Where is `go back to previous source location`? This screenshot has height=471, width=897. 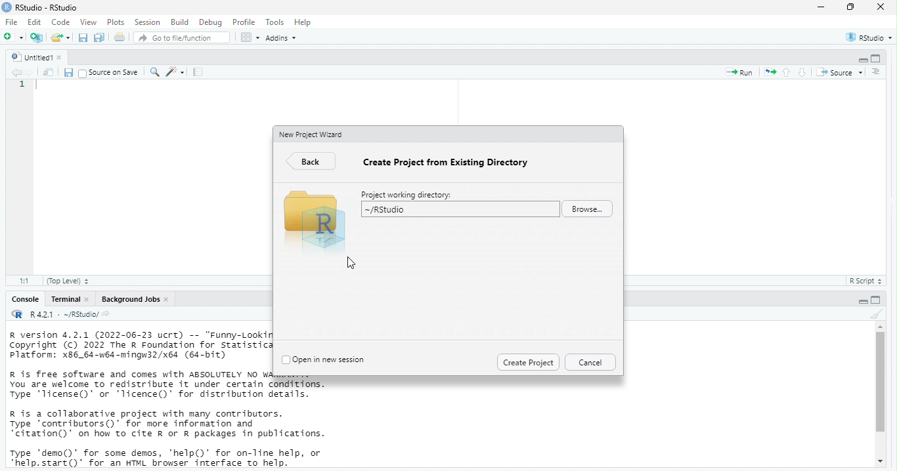 go back to previous source location is located at coordinates (12, 72).